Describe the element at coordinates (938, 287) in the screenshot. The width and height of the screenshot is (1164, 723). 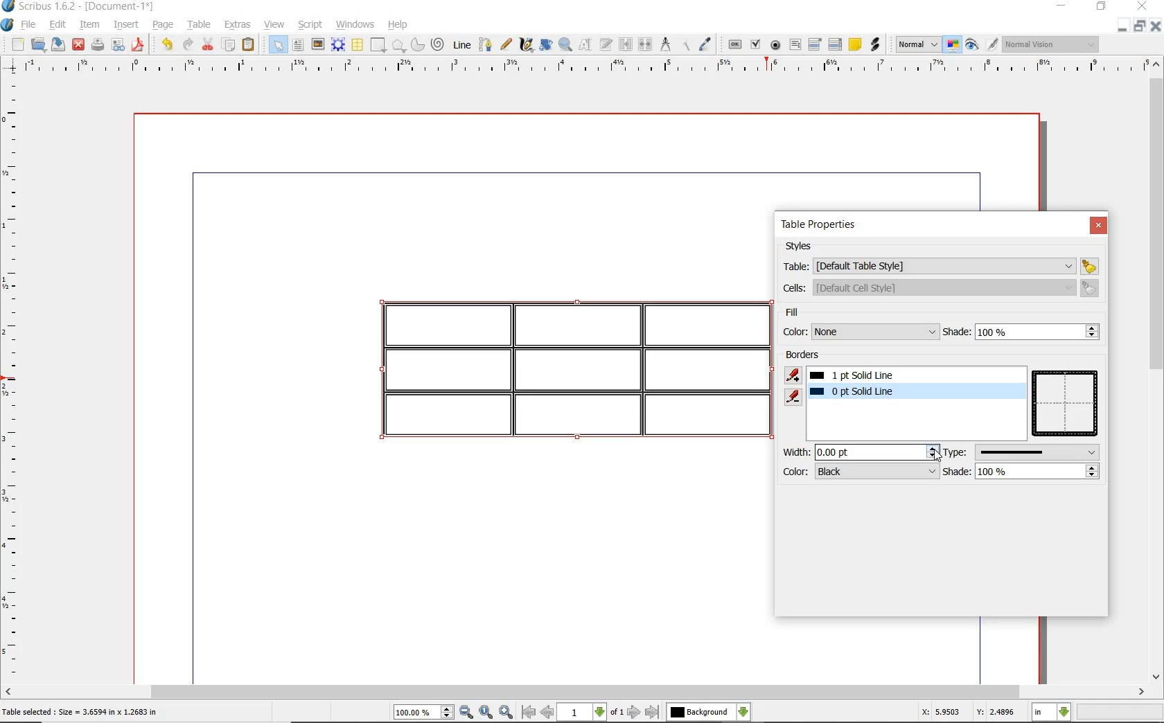
I see `cells` at that location.